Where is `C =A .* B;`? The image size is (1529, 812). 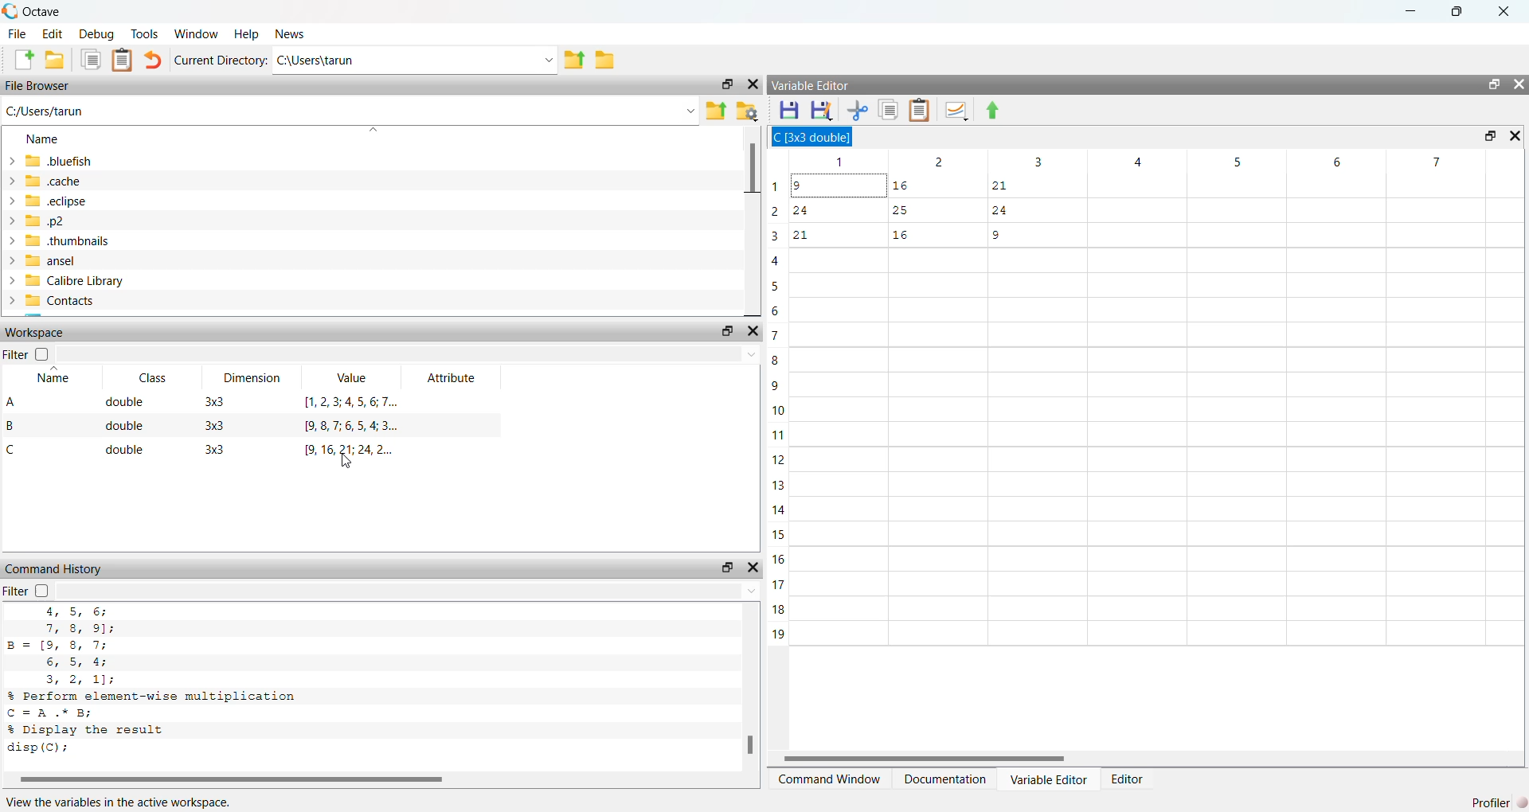 C =A .* B; is located at coordinates (56, 712).